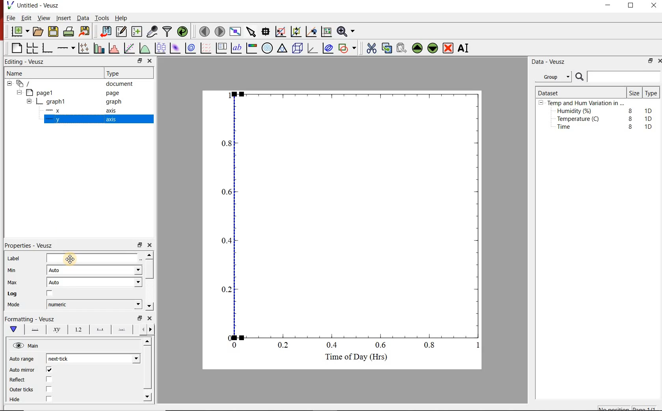 The width and height of the screenshot is (662, 411). What do you see at coordinates (225, 241) in the screenshot?
I see `0.4` at bounding box center [225, 241].